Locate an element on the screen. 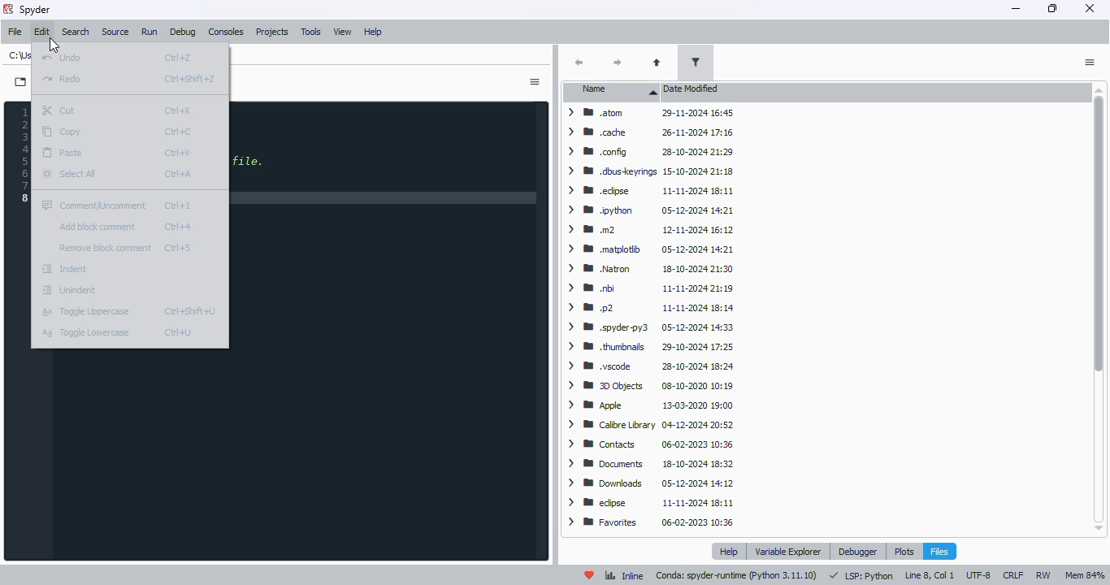  shortcut for redo is located at coordinates (189, 80).